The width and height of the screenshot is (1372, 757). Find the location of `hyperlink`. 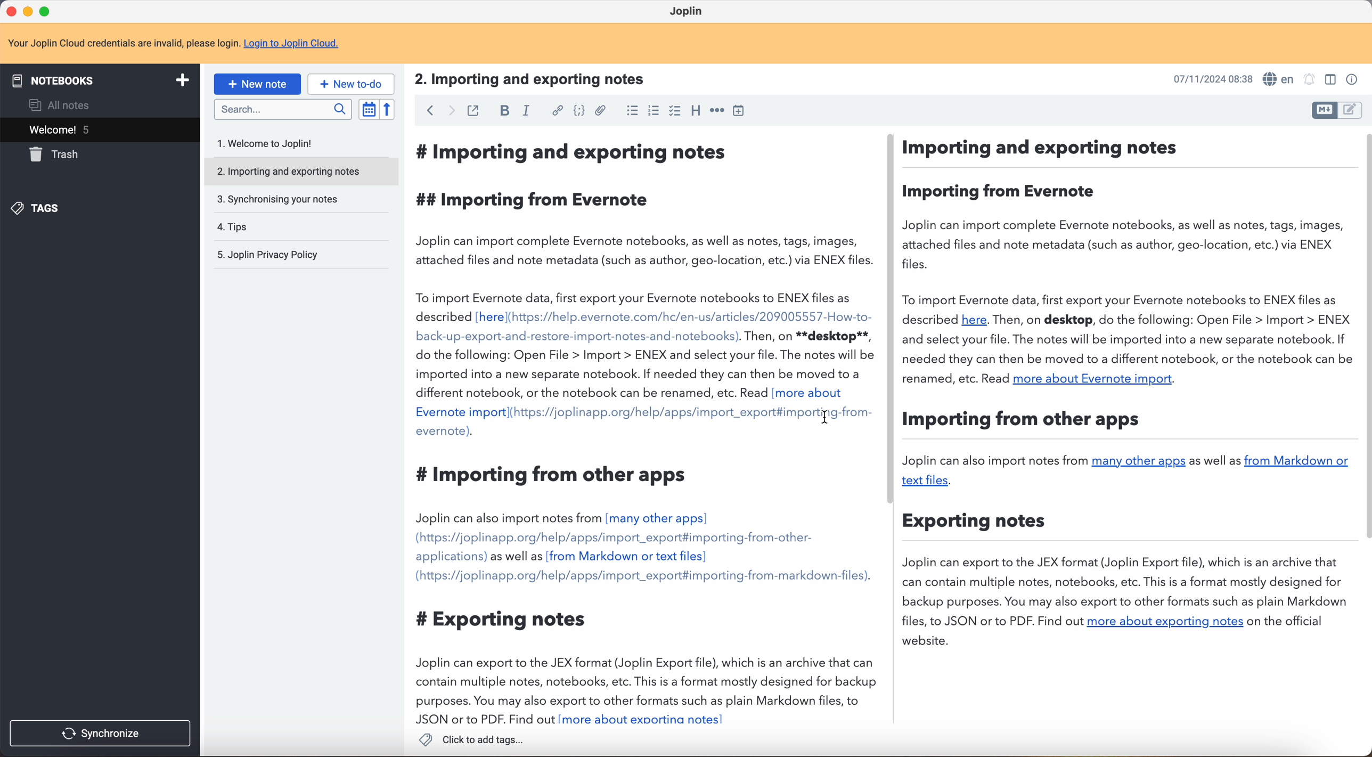

hyperlink is located at coordinates (557, 111).